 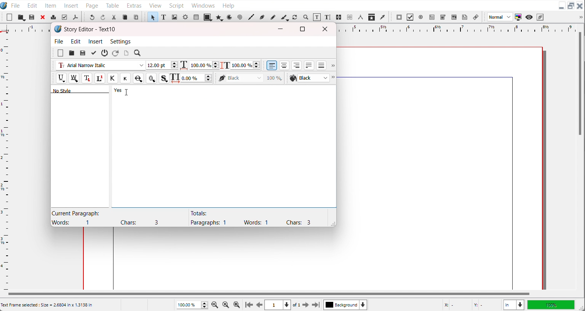 What do you see at coordinates (185, 17) in the screenshot?
I see `Render Frame` at bounding box center [185, 17].